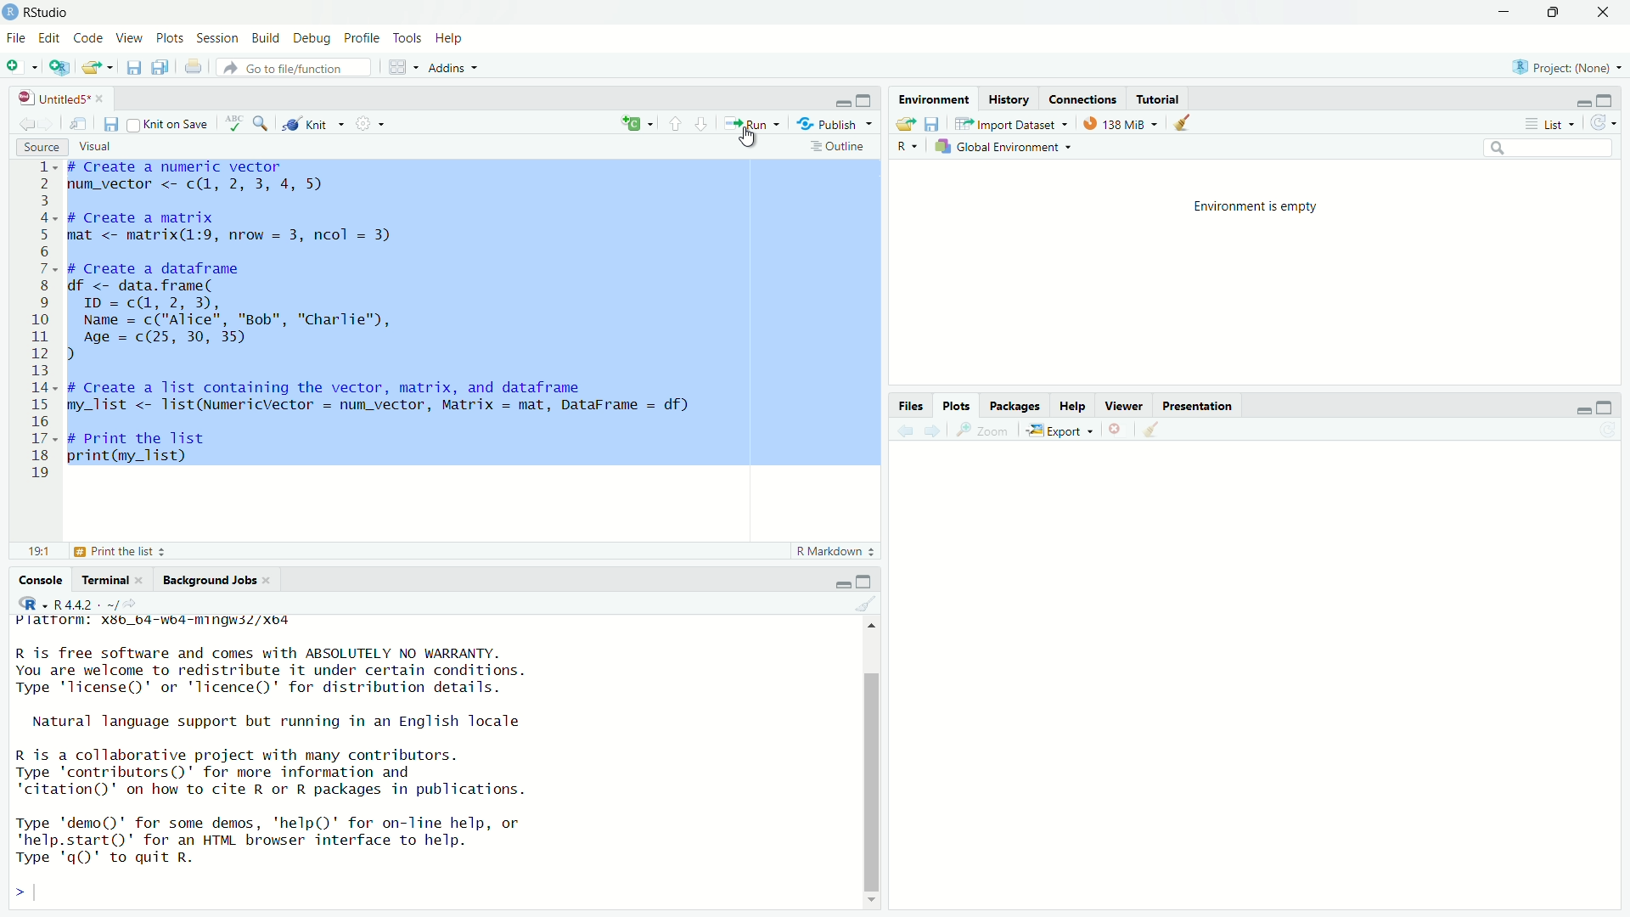  What do you see at coordinates (96, 70) in the screenshot?
I see `export` at bounding box center [96, 70].